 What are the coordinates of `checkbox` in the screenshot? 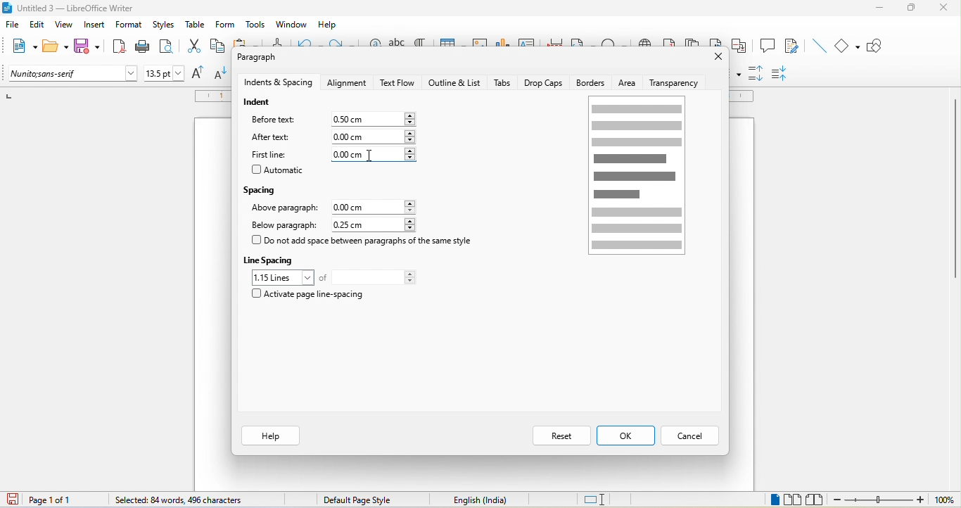 It's located at (255, 240).